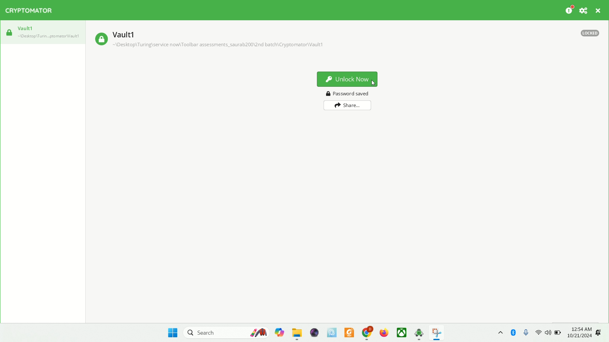 The width and height of the screenshot is (609, 342). I want to click on copilet, so click(278, 332).